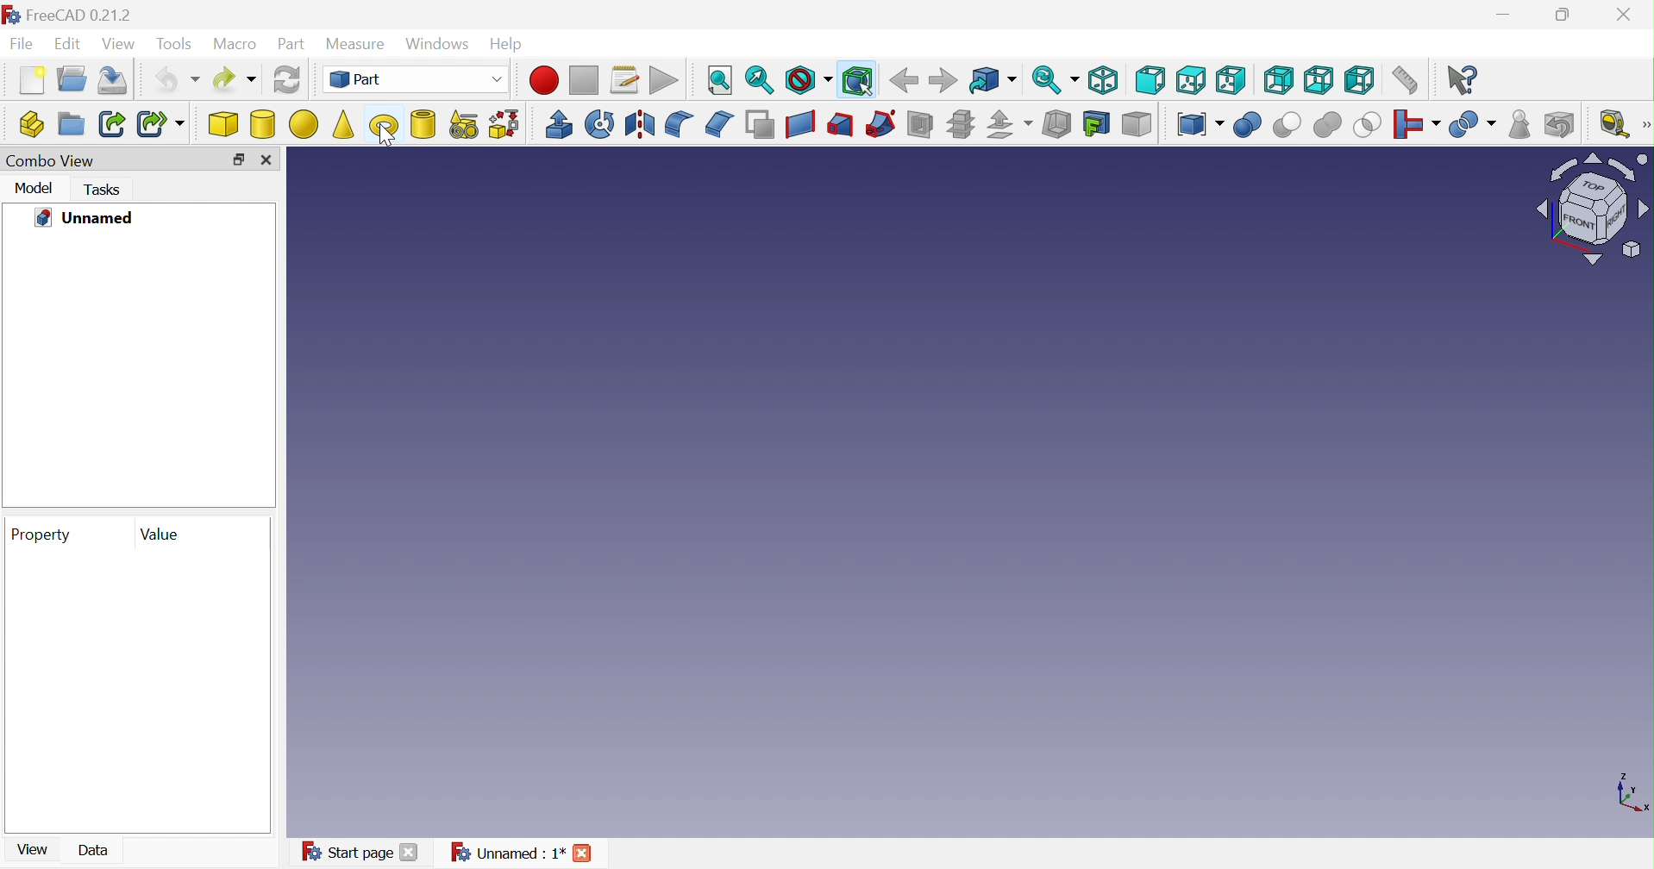 This screenshot has width=1654, height=869. What do you see at coordinates (666, 79) in the screenshot?
I see `Execute macro` at bounding box center [666, 79].